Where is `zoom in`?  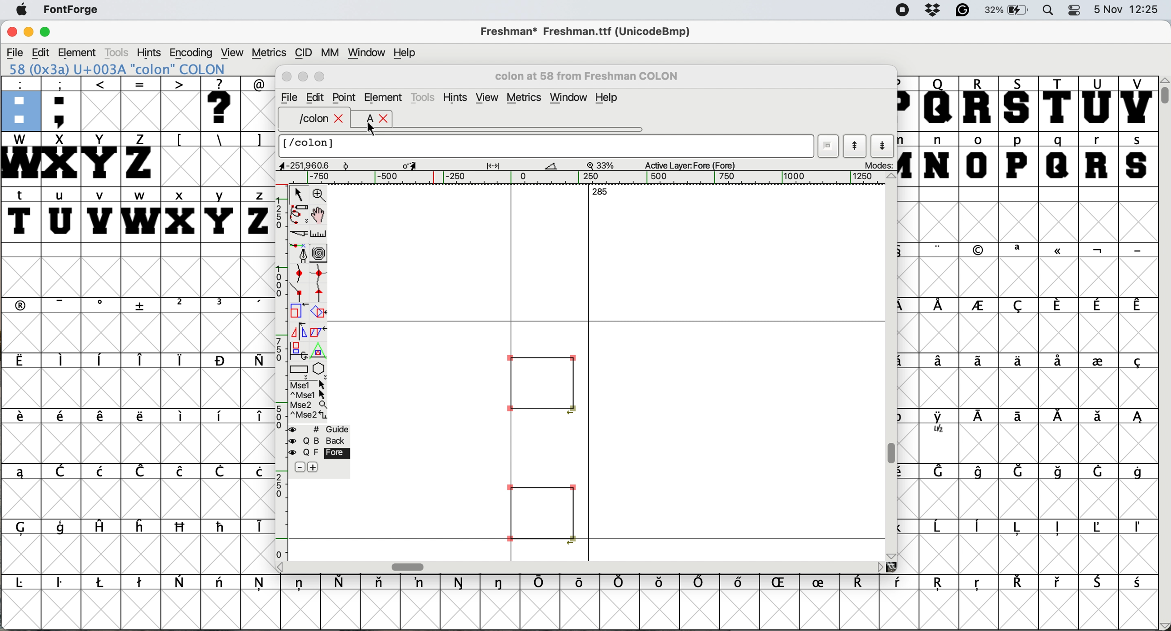 zoom in is located at coordinates (319, 193).